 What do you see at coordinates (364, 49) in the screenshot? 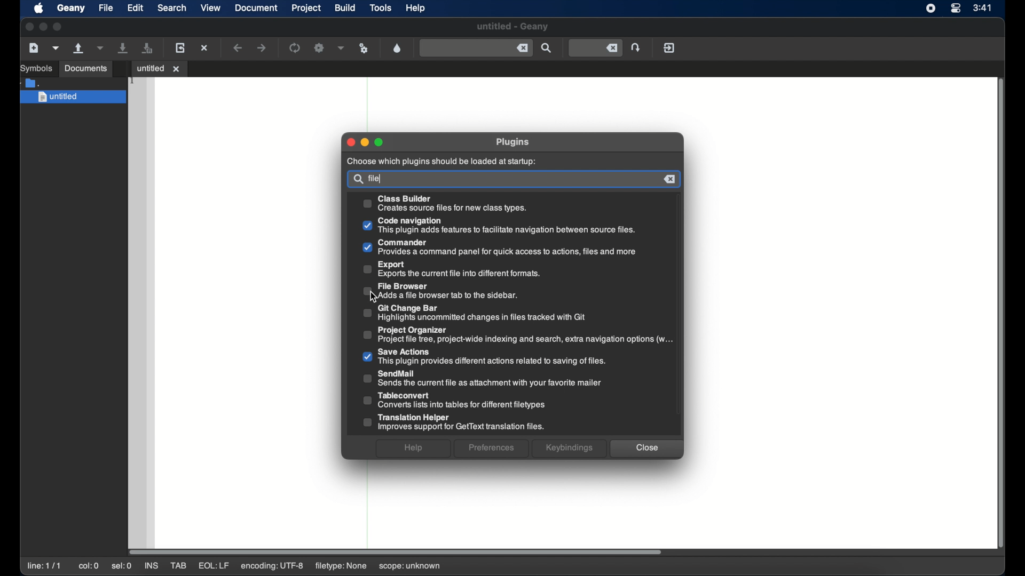
I see `run or view current file` at bounding box center [364, 49].